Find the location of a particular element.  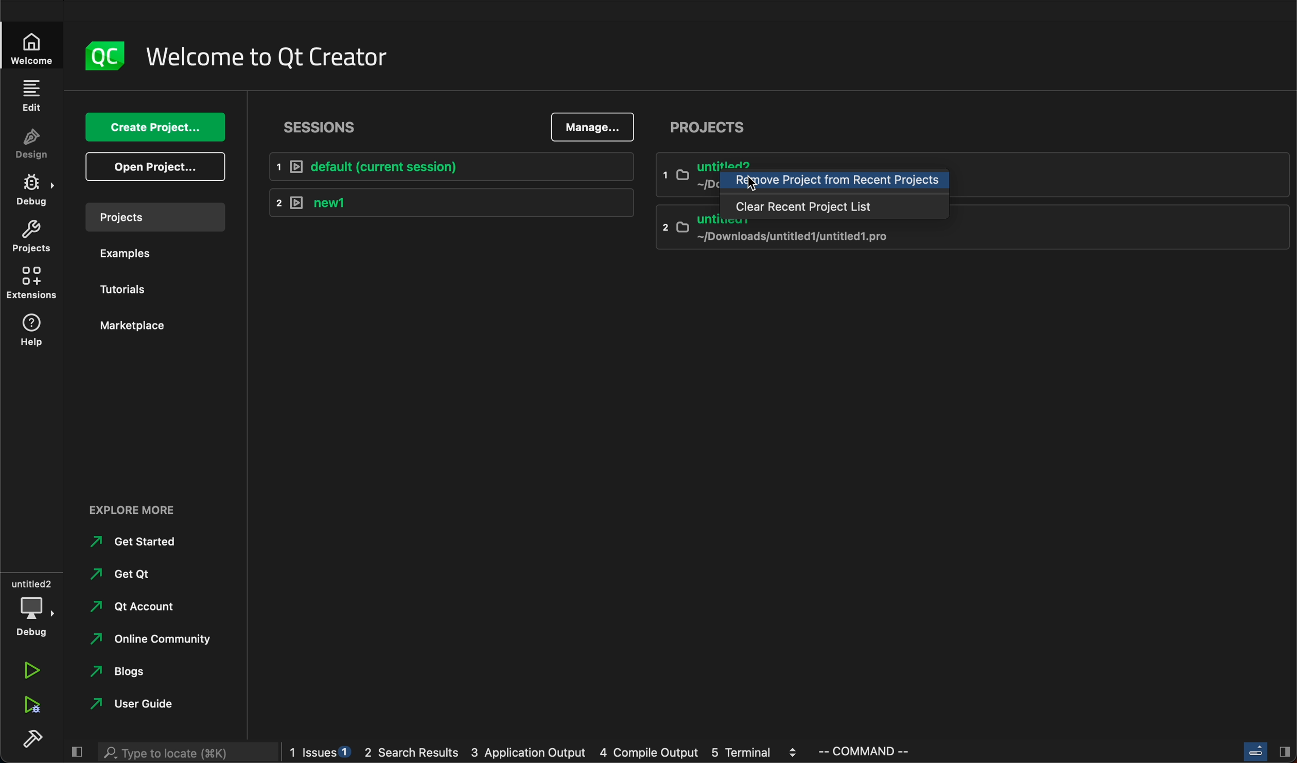

create is located at coordinates (155, 128).